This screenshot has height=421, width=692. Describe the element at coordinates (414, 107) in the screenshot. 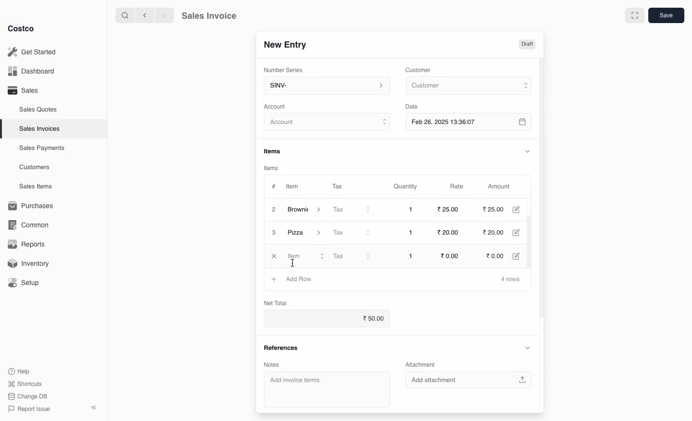

I see `Date` at that location.